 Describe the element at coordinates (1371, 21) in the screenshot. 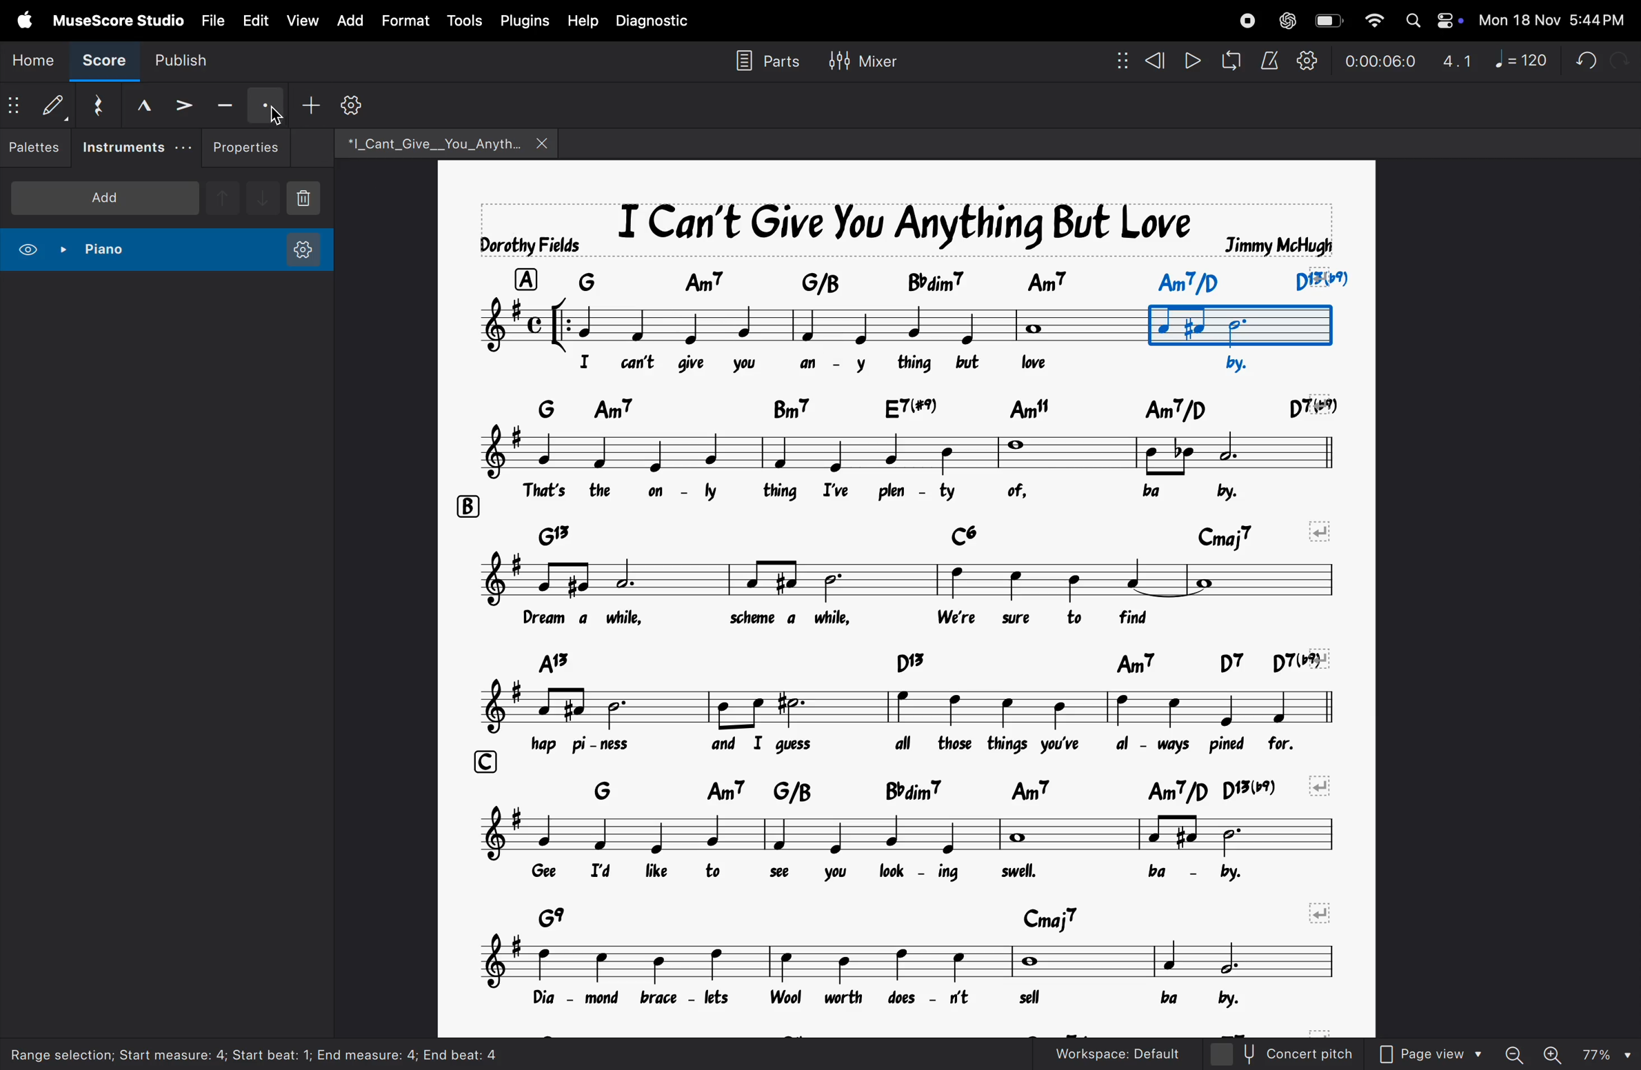

I see `wifi` at that location.